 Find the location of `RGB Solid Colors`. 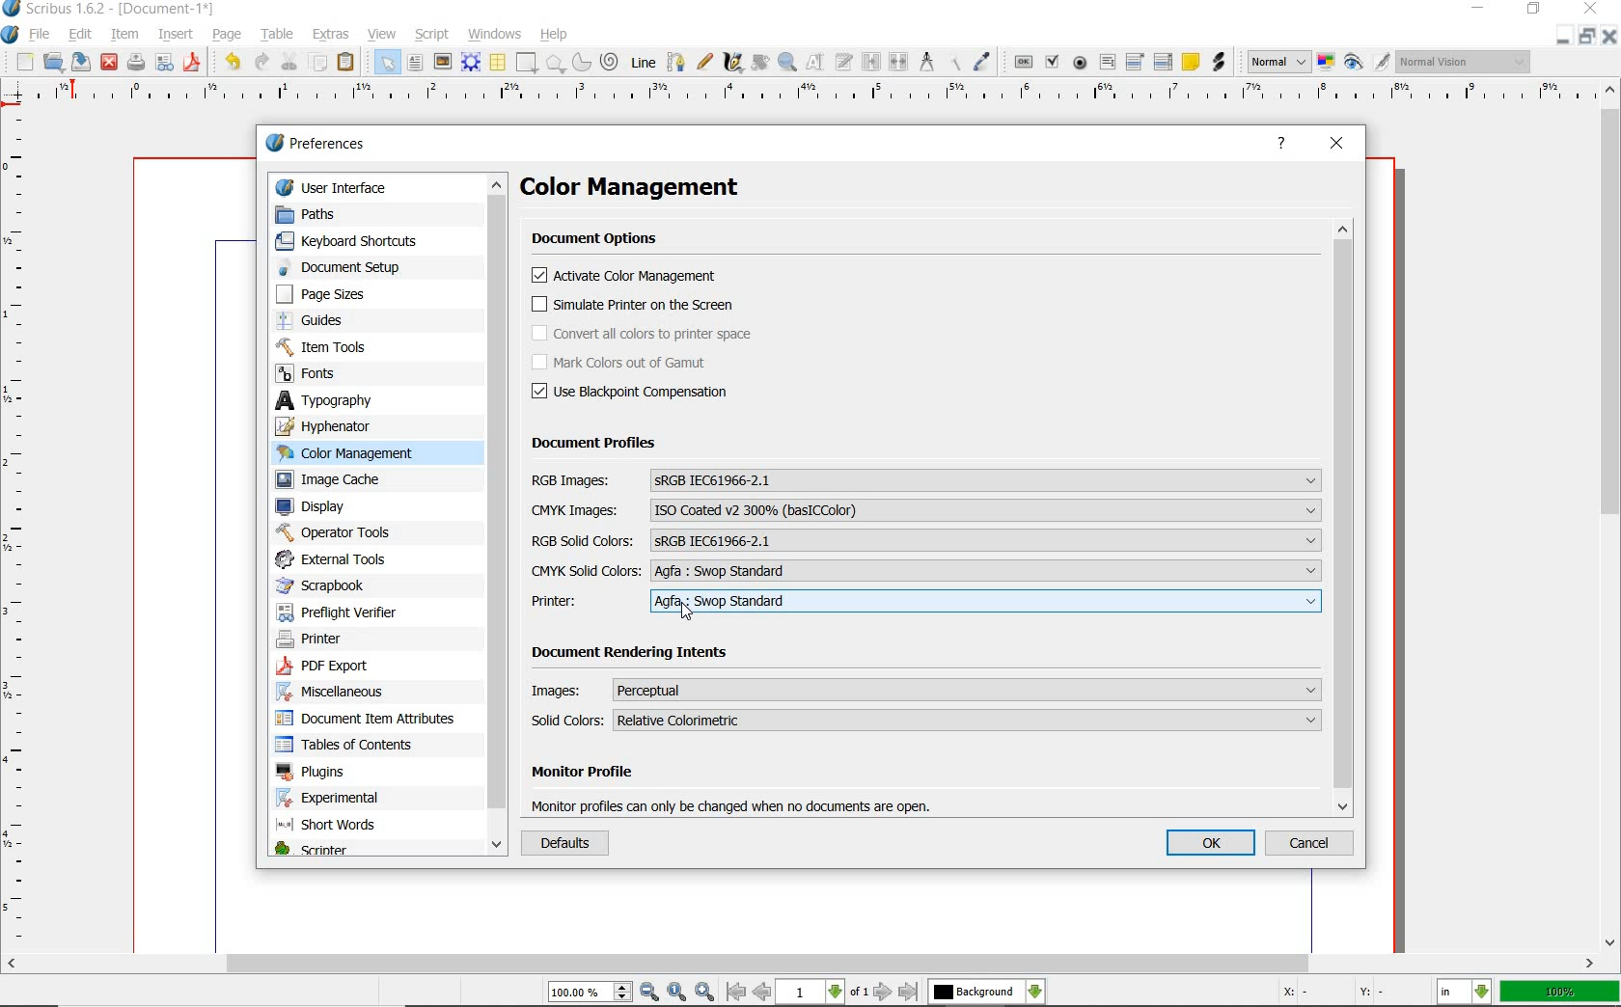

RGB Solid Colors is located at coordinates (925, 539).